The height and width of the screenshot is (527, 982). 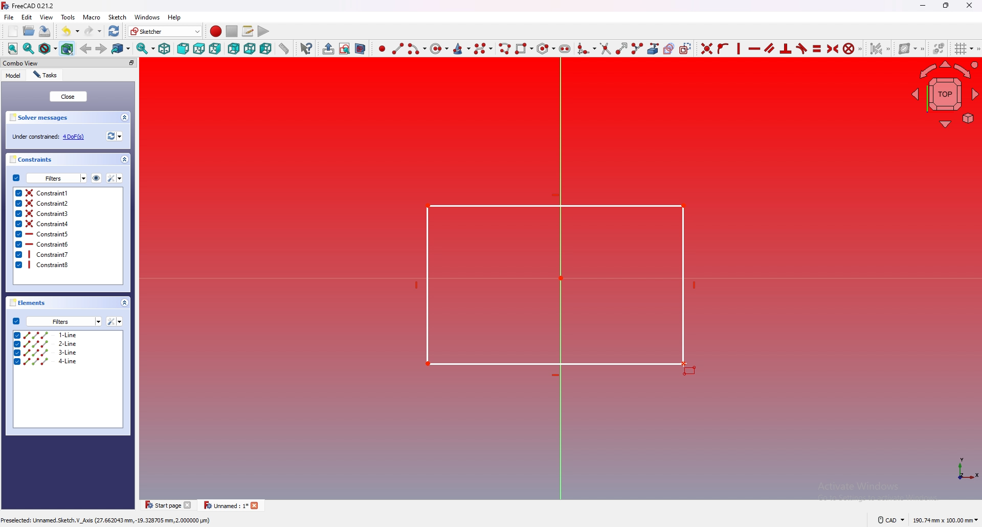 What do you see at coordinates (546, 48) in the screenshot?
I see `create regular polygon` at bounding box center [546, 48].